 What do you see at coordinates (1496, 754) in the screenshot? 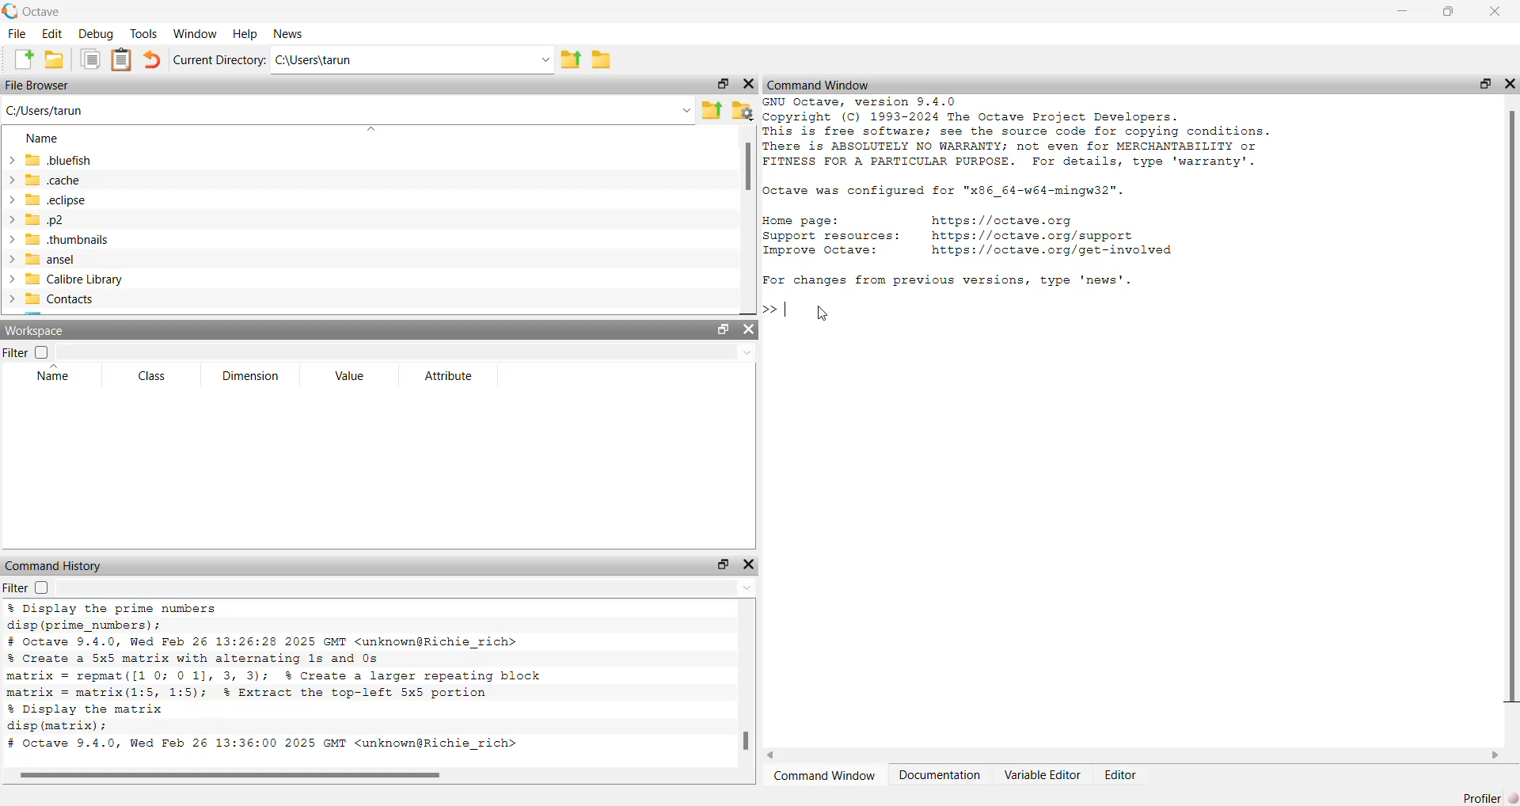
I see `move right` at bounding box center [1496, 754].